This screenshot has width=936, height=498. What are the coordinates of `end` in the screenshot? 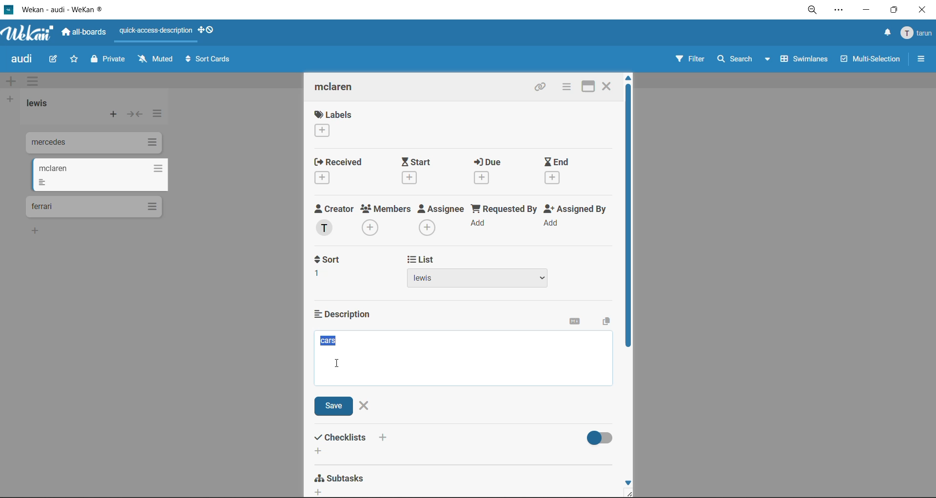 It's located at (566, 172).